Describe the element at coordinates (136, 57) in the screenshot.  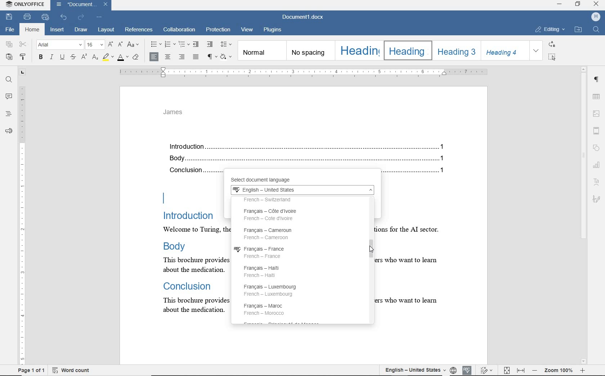
I see `clear style` at that location.